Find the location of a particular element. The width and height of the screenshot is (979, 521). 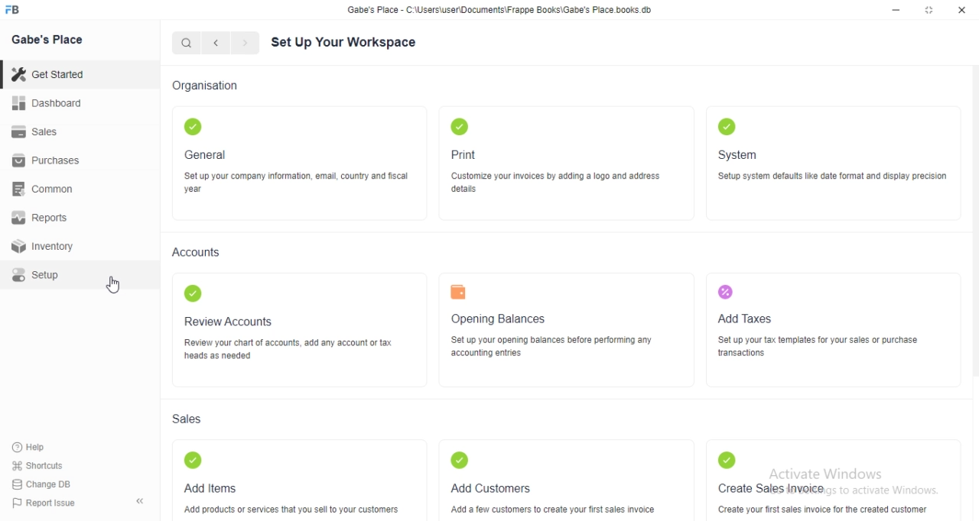

Accounts is located at coordinates (196, 254).